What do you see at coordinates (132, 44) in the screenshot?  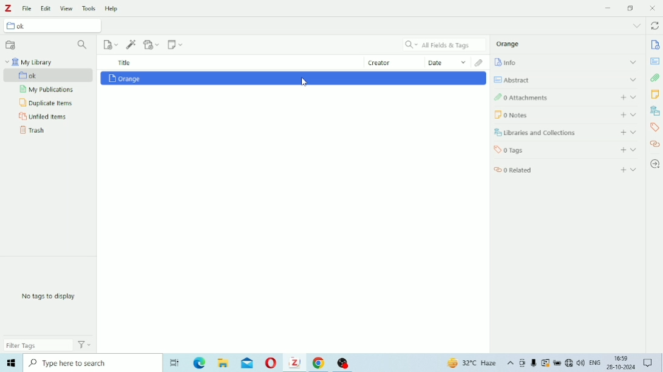 I see `Add Item (s) by Identifier` at bounding box center [132, 44].